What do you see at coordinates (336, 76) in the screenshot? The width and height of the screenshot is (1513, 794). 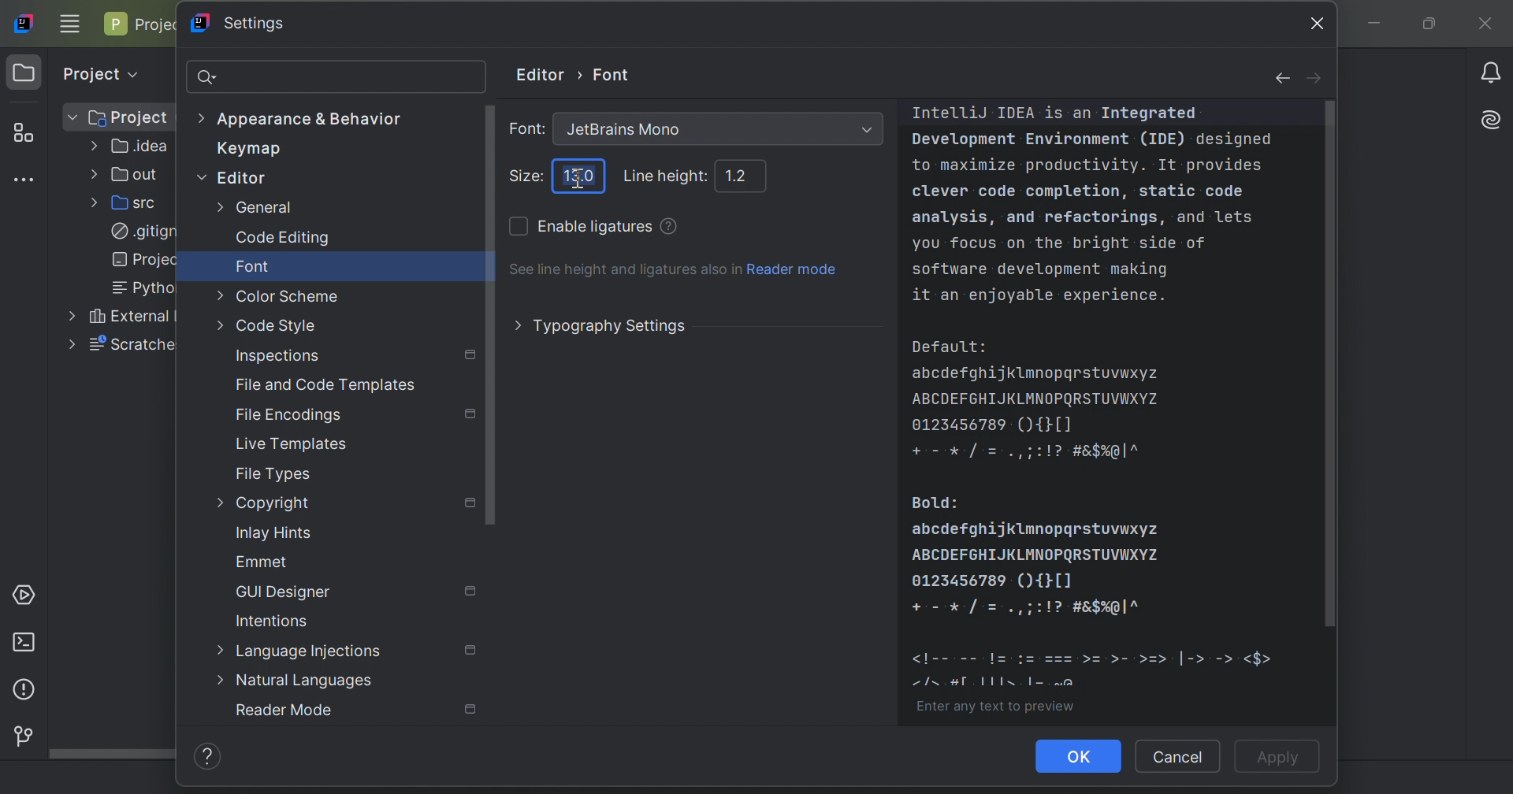 I see `search bar` at bounding box center [336, 76].